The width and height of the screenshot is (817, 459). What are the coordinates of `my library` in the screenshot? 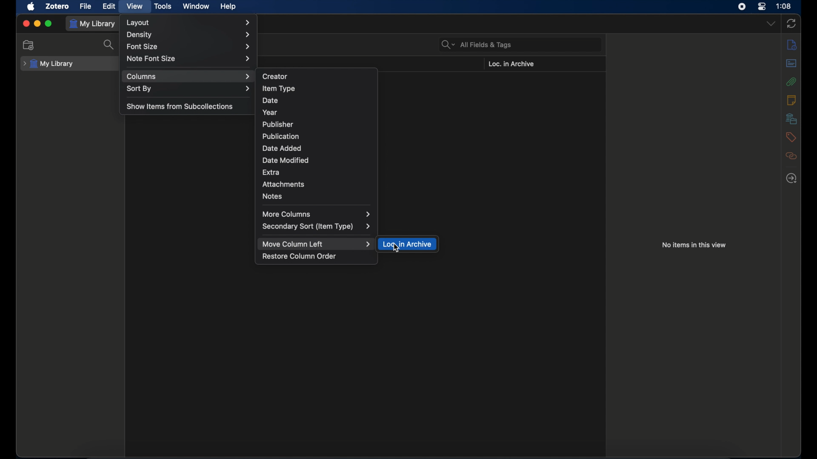 It's located at (49, 64).